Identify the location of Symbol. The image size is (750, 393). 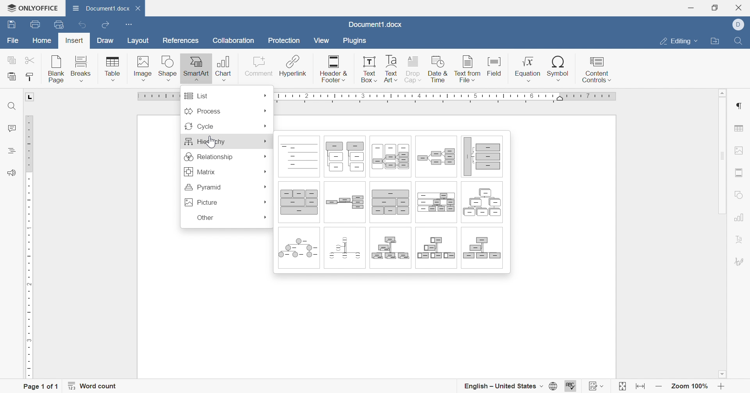
(559, 69).